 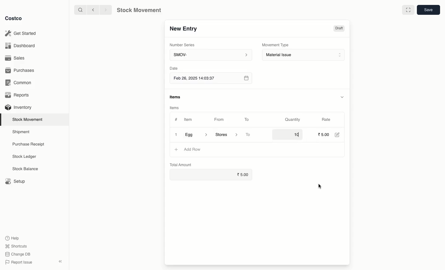 I want to click on Quantity, so click(x=294, y=120).